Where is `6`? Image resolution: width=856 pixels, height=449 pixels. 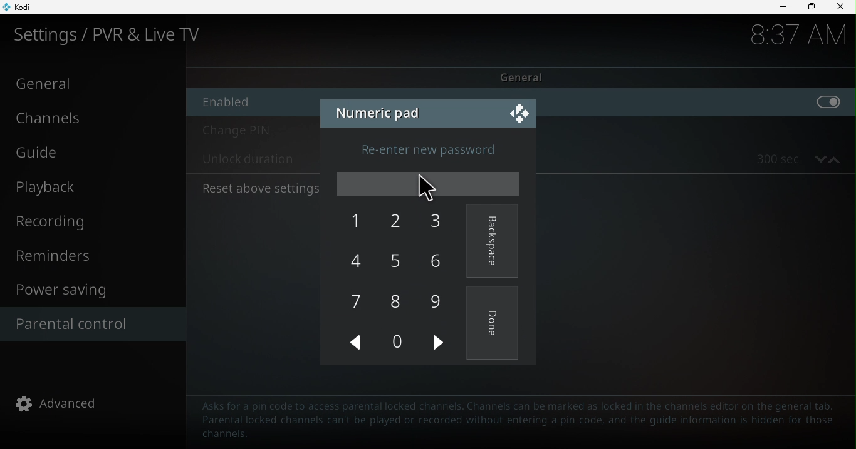
6 is located at coordinates (445, 260).